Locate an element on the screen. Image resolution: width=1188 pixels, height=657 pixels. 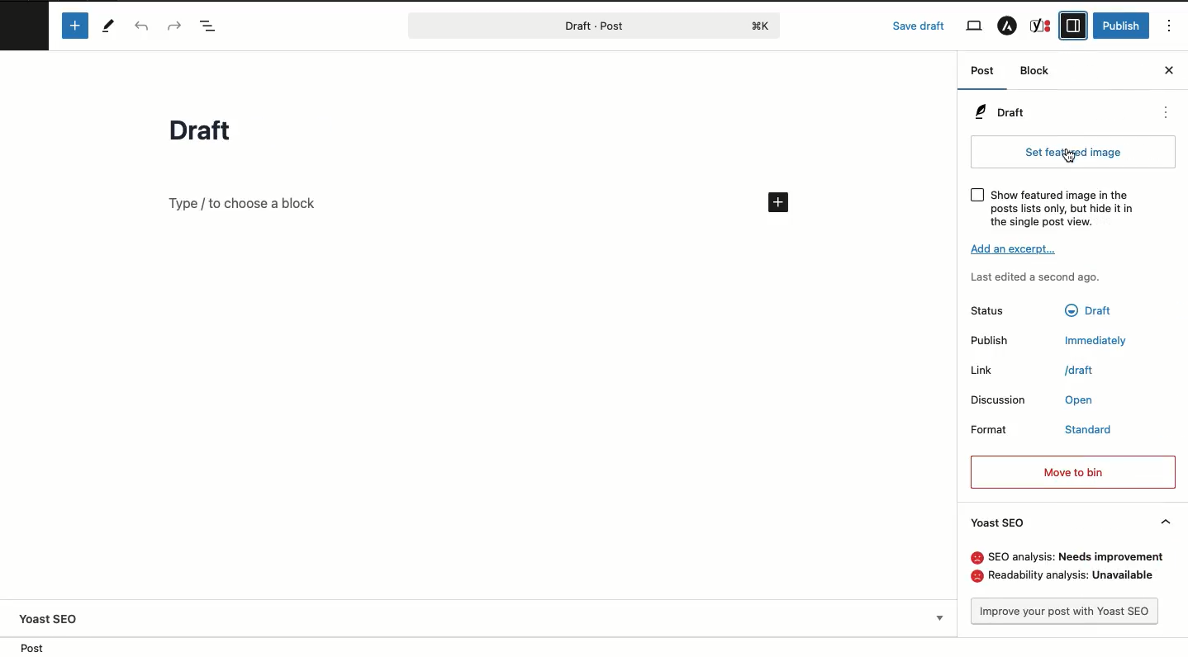
add is located at coordinates (777, 201).